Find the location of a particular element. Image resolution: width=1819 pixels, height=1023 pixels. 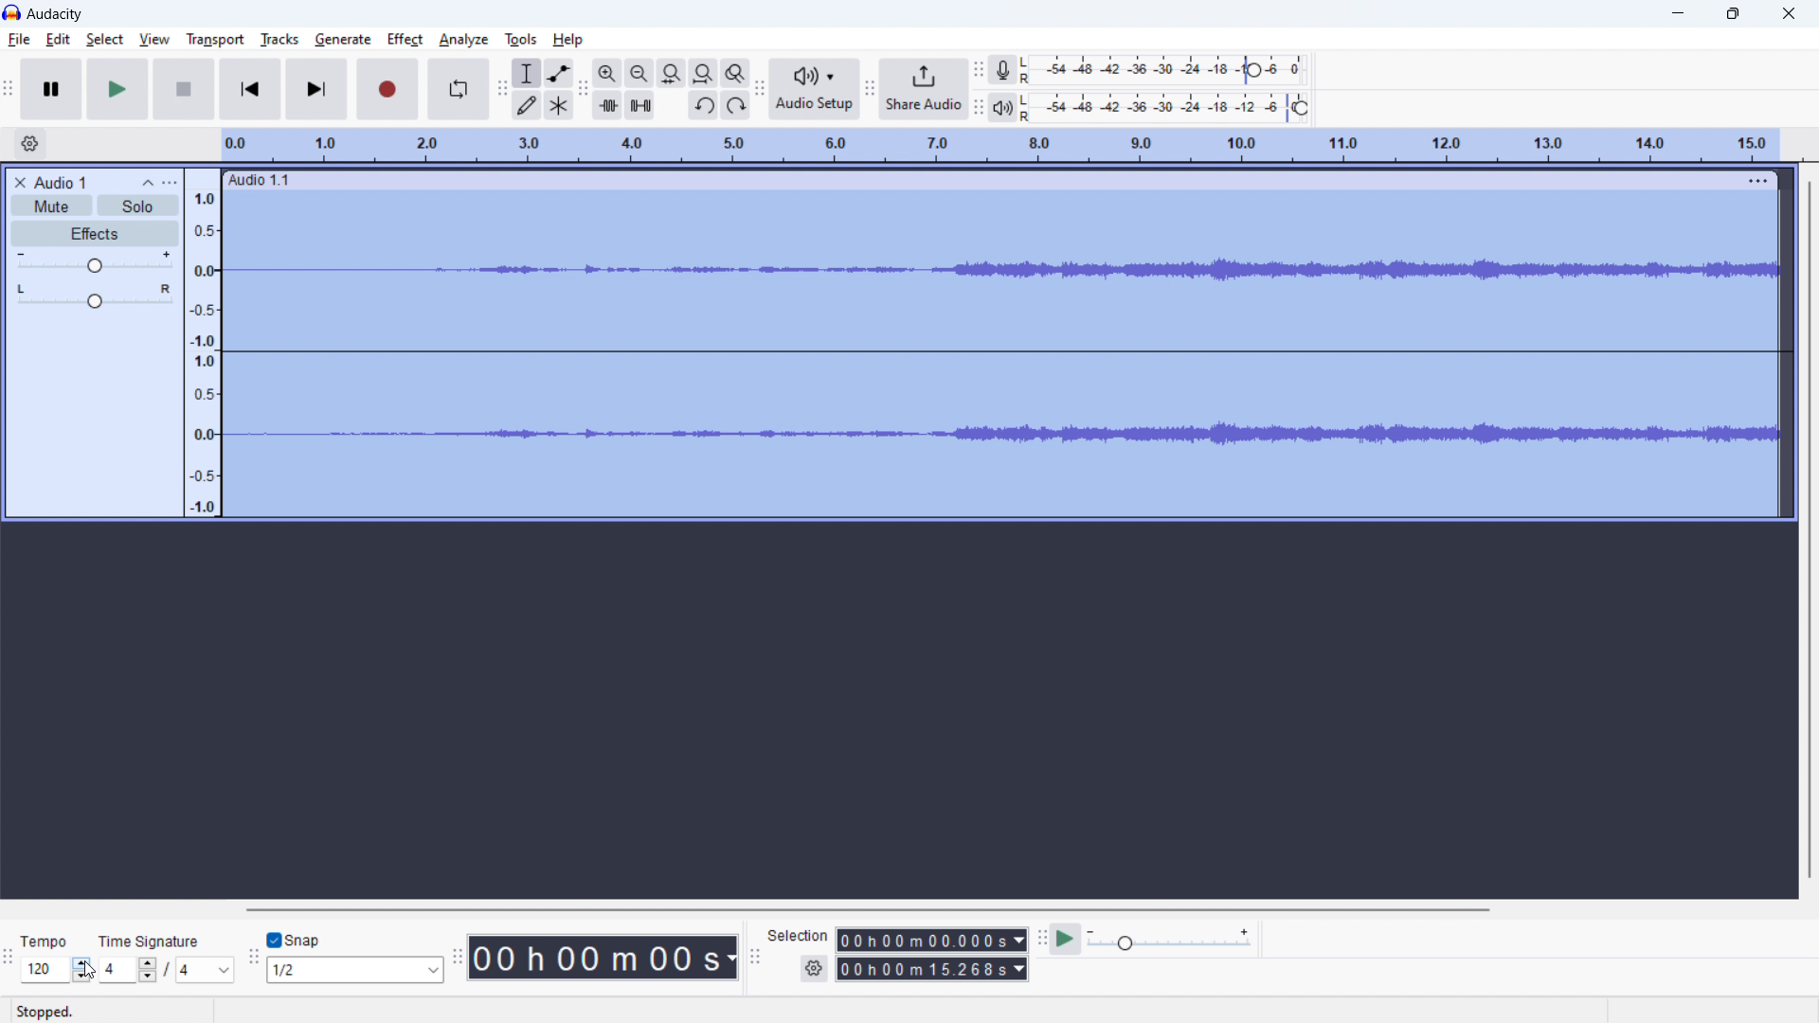

close is located at coordinates (1788, 14).